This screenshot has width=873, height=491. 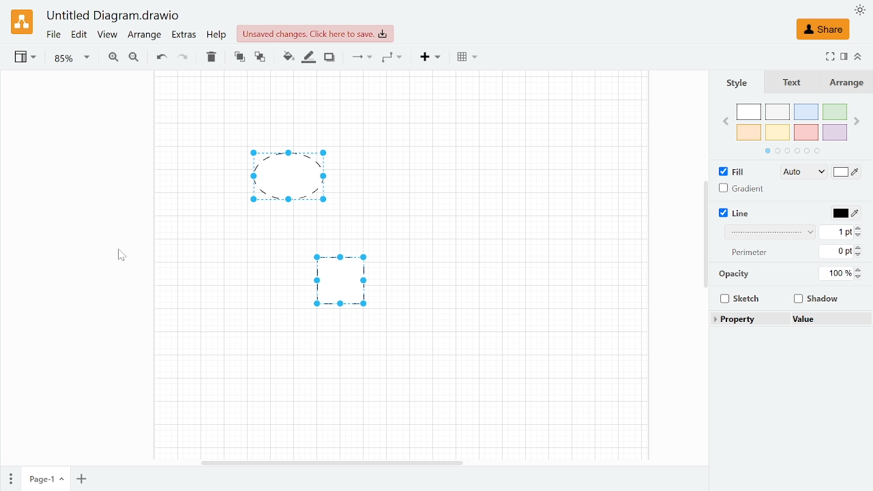 I want to click on Opacity, so click(x=733, y=276).